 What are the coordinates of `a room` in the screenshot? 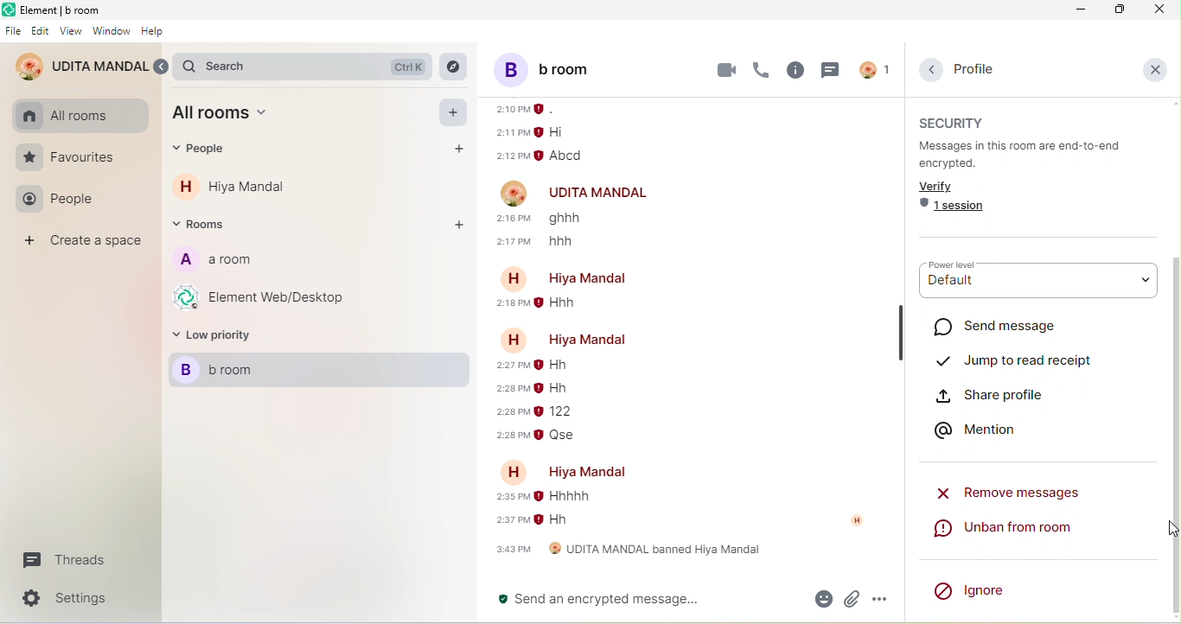 It's located at (214, 262).